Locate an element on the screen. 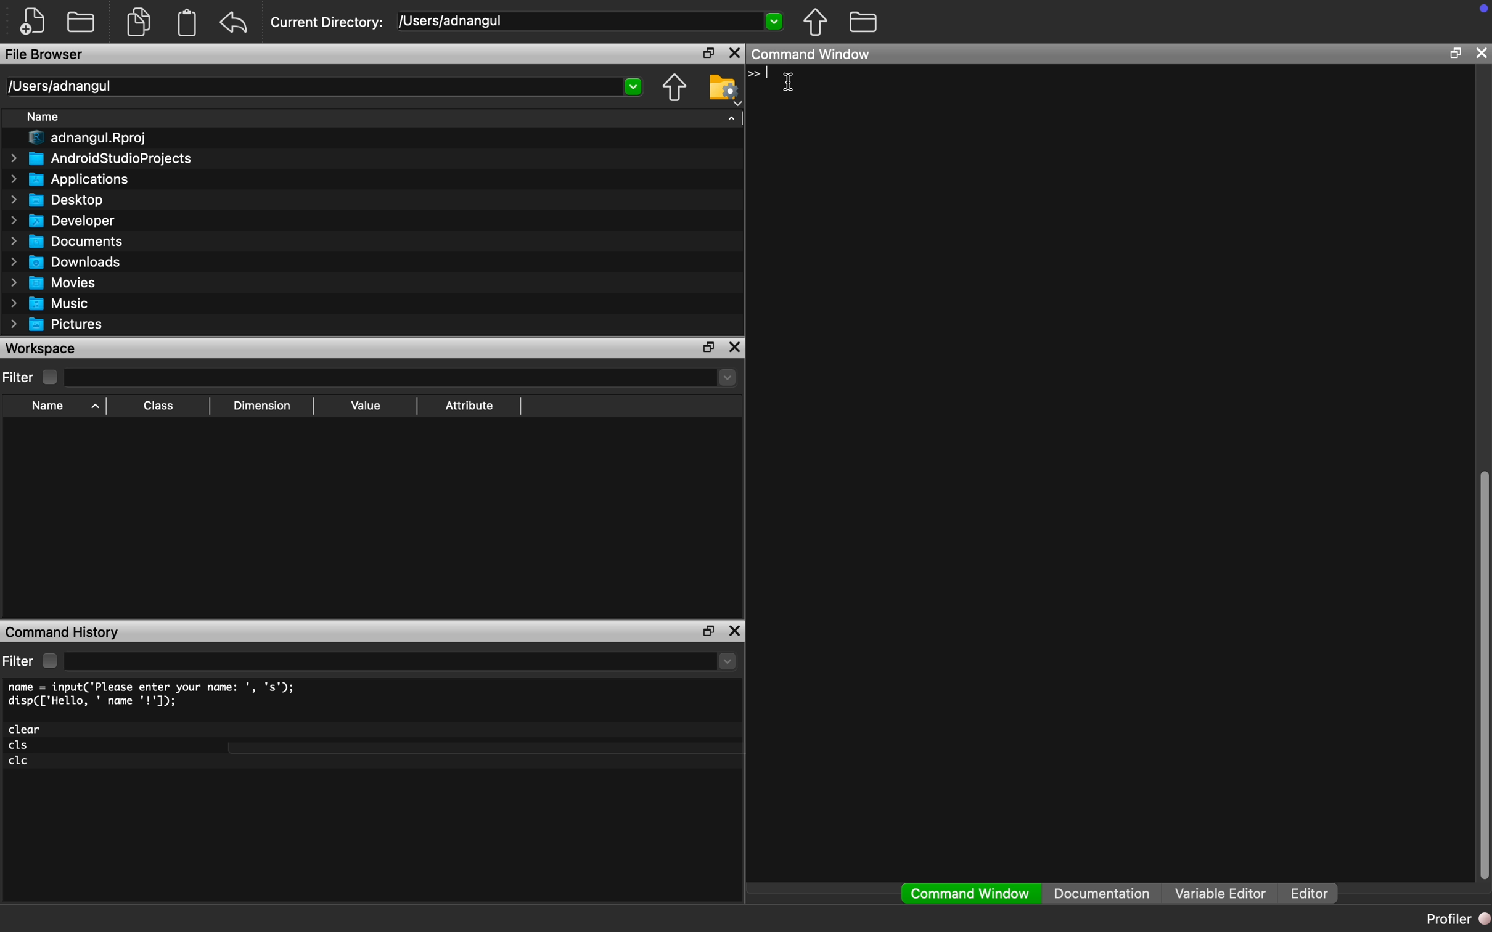  Value is located at coordinates (366, 405).